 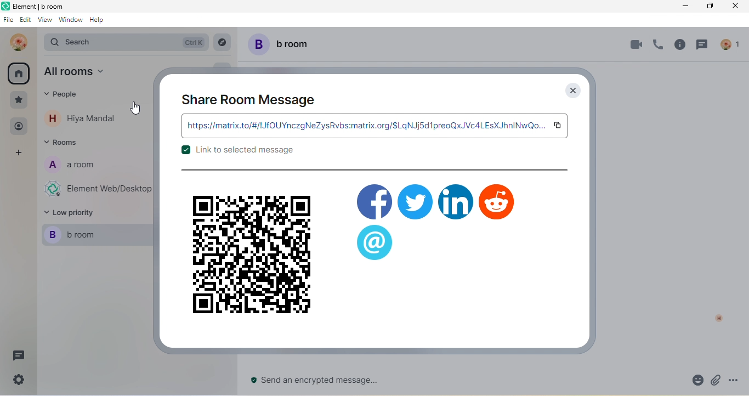 What do you see at coordinates (656, 47) in the screenshot?
I see `voice call` at bounding box center [656, 47].